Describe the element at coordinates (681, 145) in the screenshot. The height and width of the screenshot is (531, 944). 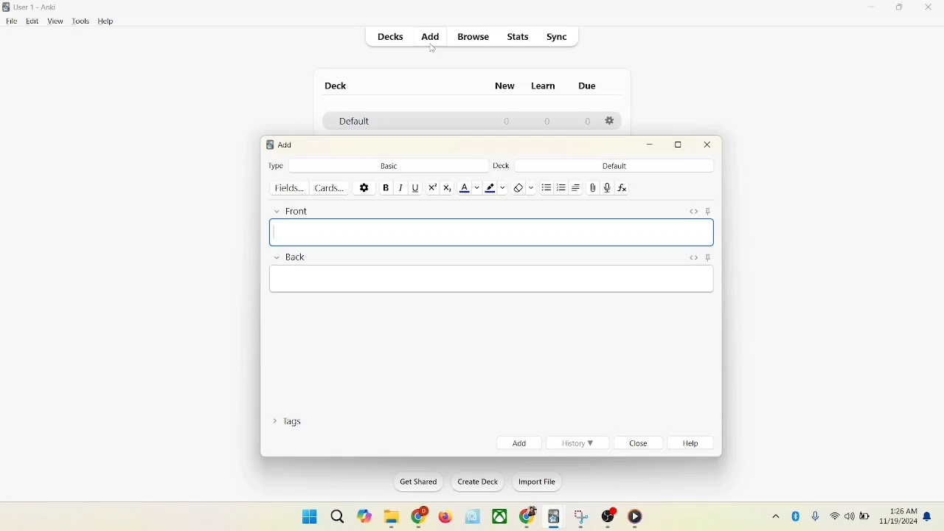
I see `maximum` at that location.